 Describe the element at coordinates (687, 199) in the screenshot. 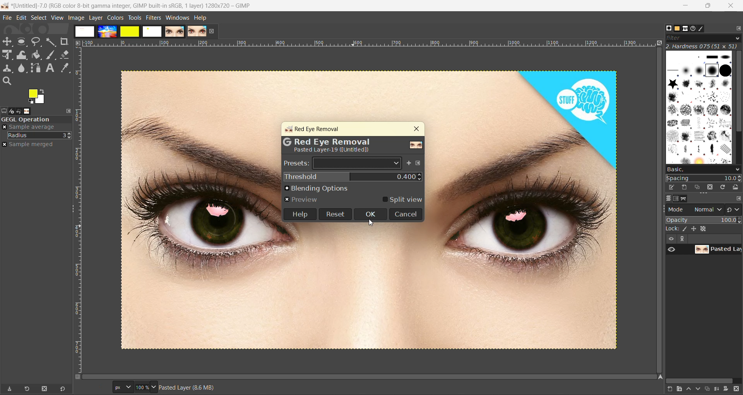

I see `path` at that location.